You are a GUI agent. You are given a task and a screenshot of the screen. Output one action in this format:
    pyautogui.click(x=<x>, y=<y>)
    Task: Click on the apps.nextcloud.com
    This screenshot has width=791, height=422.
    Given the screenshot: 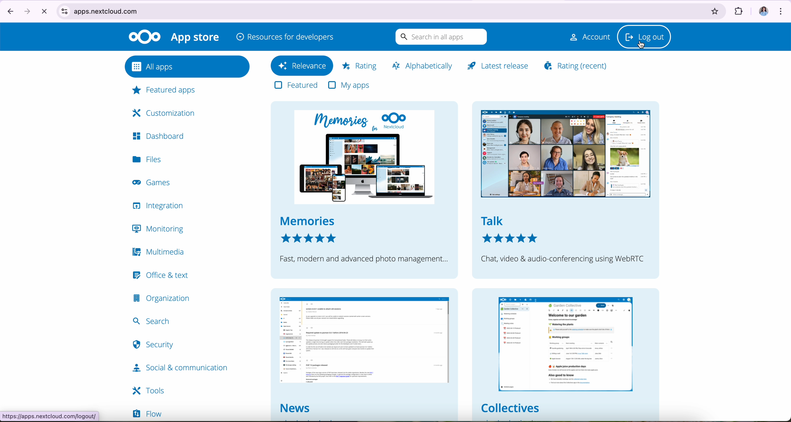 What is the action you would take?
    pyautogui.click(x=367, y=10)
    